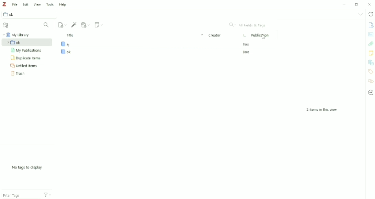 This screenshot has height=199, width=375. Describe the element at coordinates (47, 195) in the screenshot. I see `Actions` at that location.